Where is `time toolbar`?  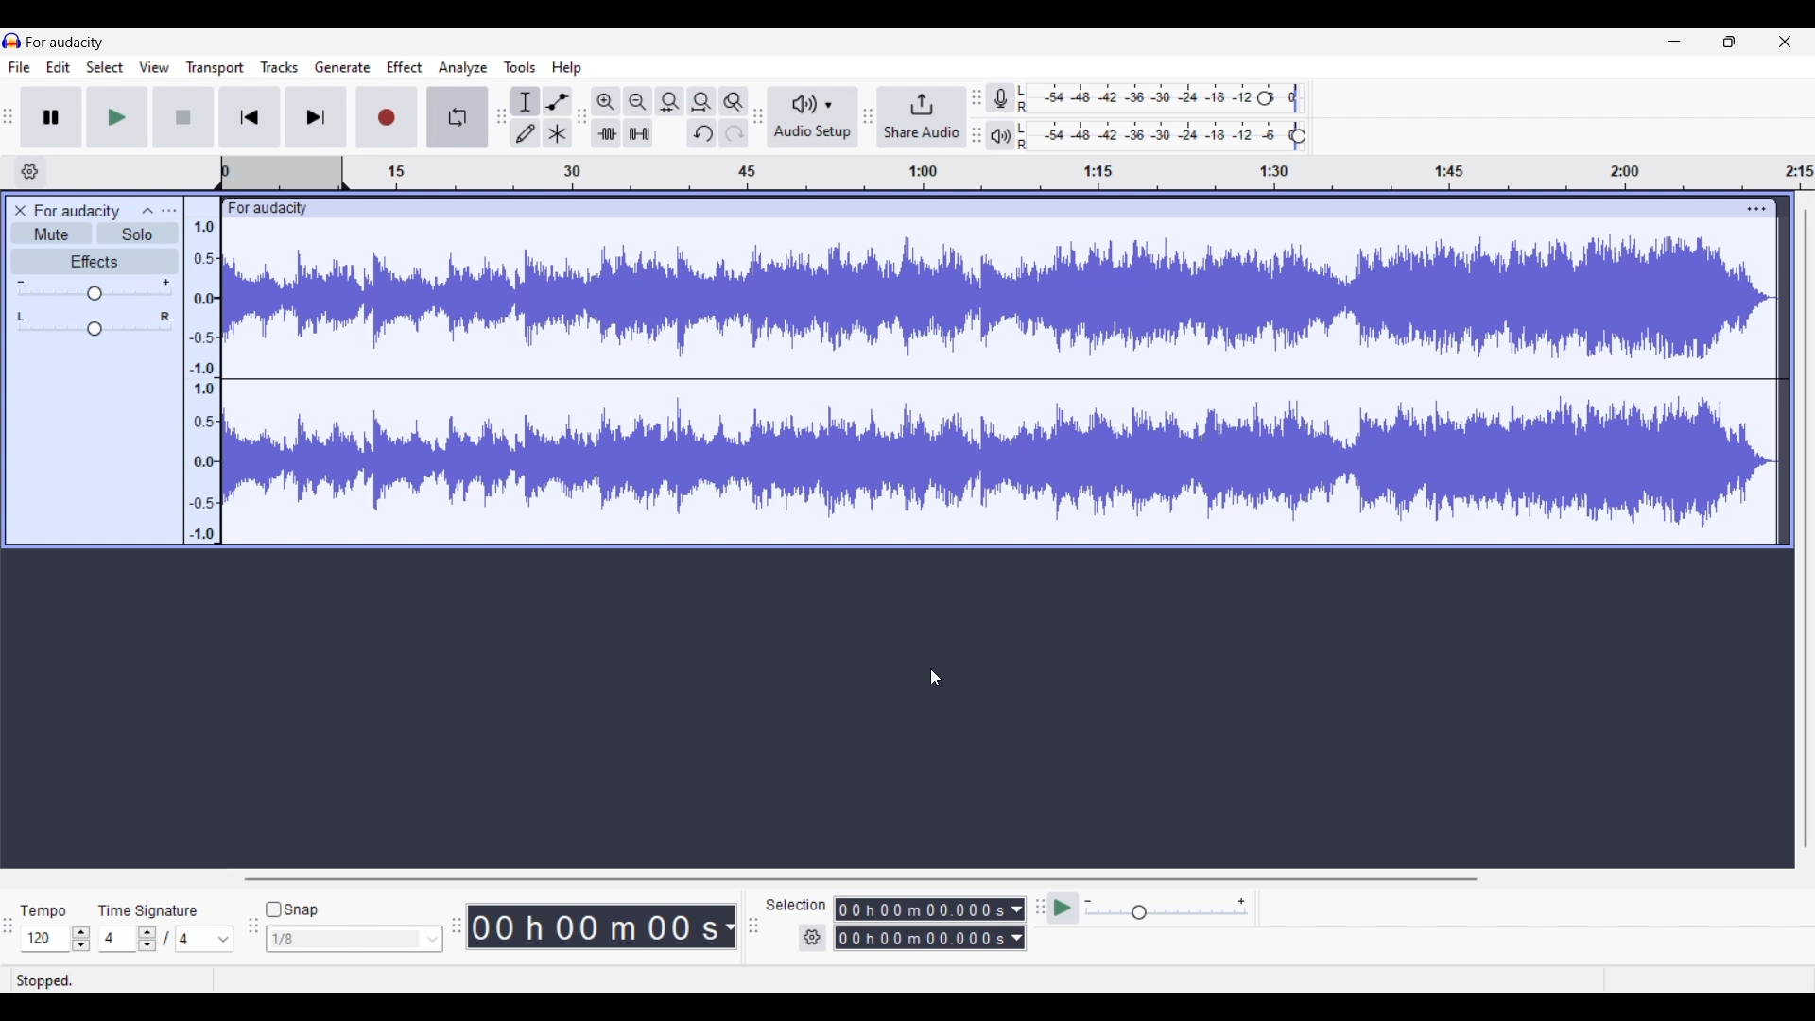
time toolbar is located at coordinates (458, 932).